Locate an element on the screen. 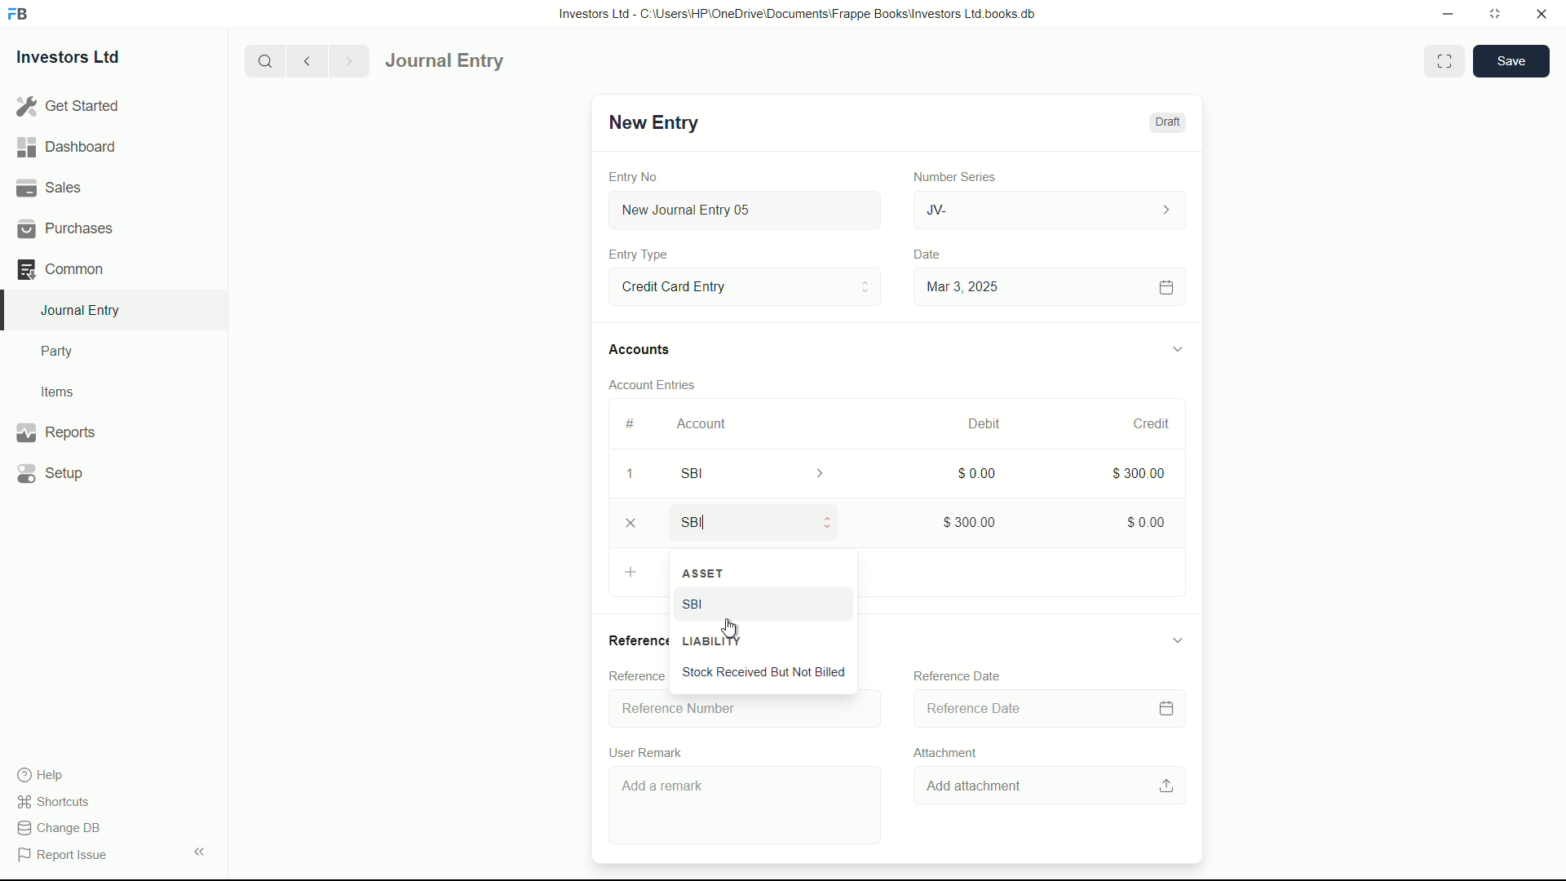 The image size is (1566, 881). # is located at coordinates (631, 423).